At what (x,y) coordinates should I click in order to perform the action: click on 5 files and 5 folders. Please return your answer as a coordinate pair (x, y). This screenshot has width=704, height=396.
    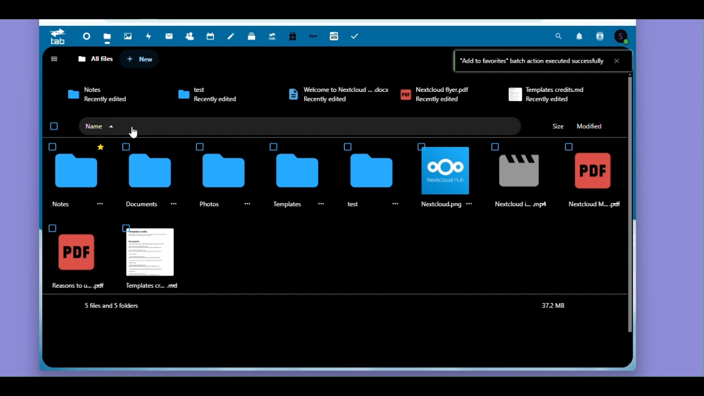
    Looking at the image, I should click on (113, 305).